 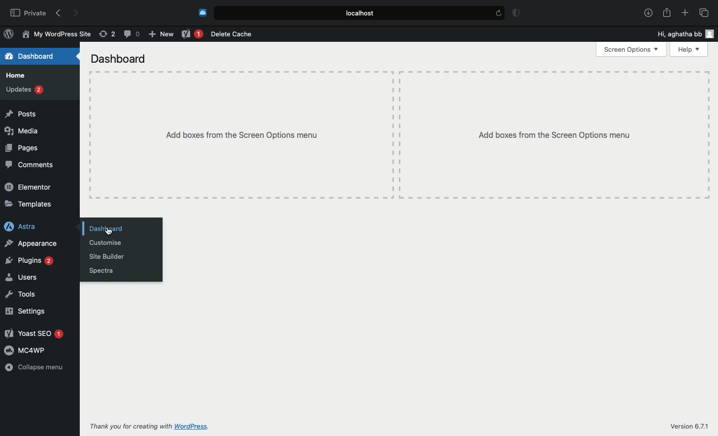 What do you see at coordinates (22, 227) in the screenshot?
I see `Astra` at bounding box center [22, 227].